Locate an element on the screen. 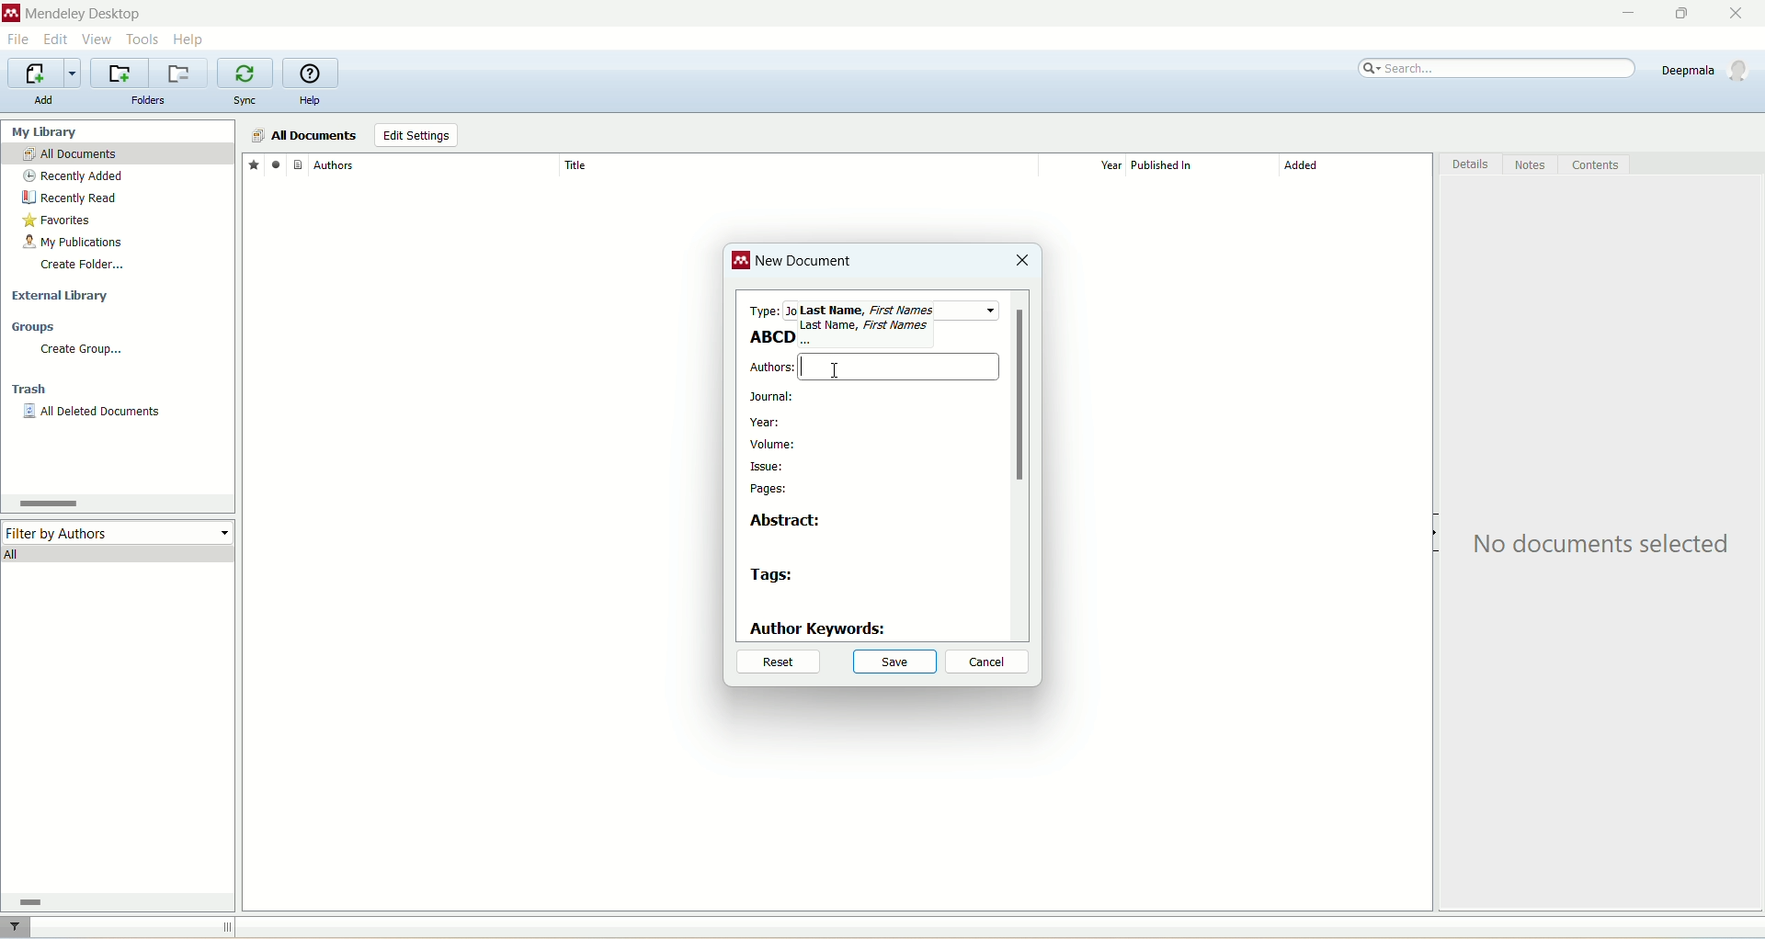  tools is located at coordinates (143, 38).